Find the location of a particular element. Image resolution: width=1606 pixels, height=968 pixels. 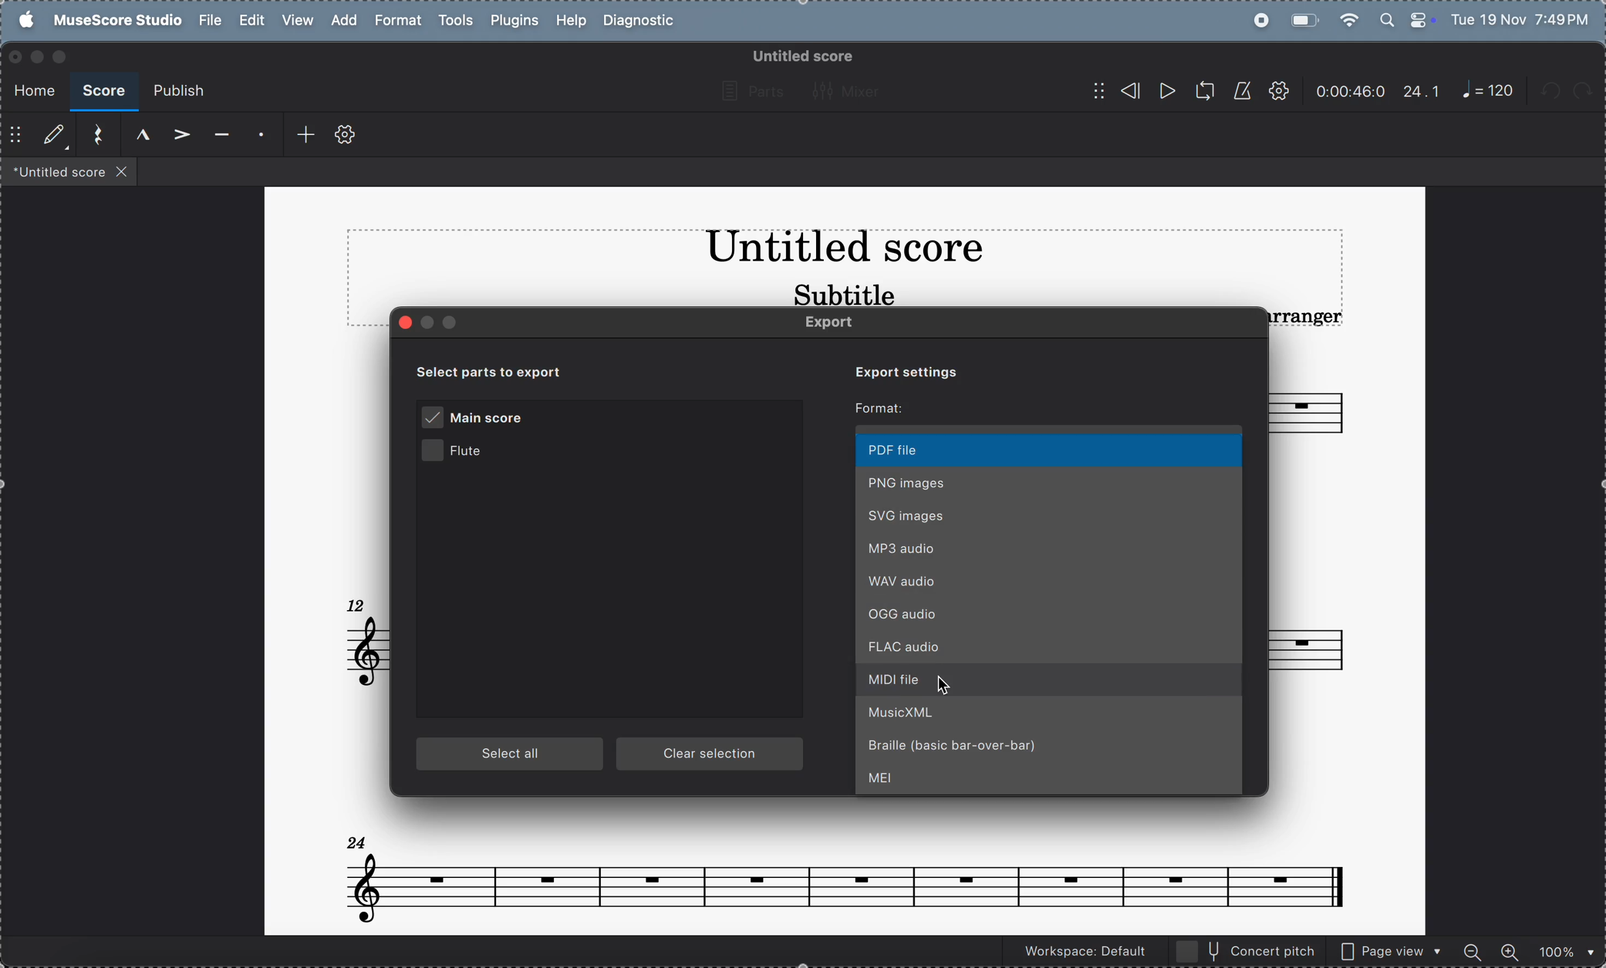

MIDI file is located at coordinates (1049, 682).